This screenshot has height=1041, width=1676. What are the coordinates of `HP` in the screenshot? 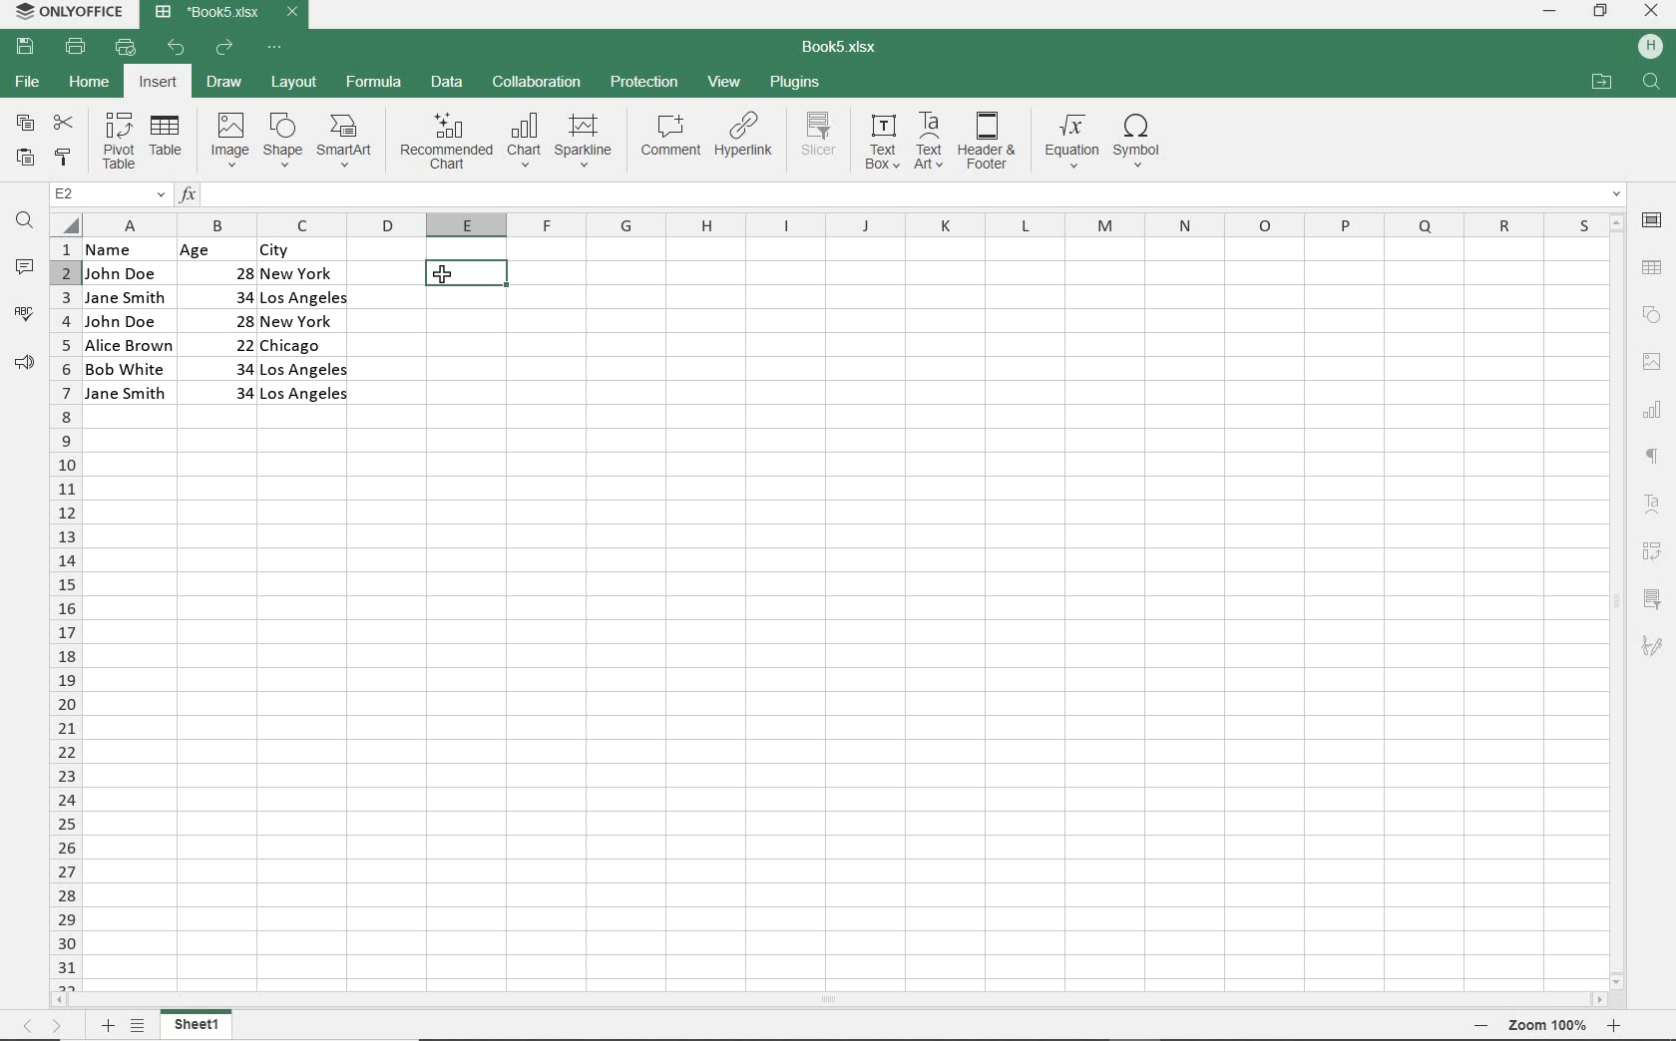 It's located at (1654, 43).